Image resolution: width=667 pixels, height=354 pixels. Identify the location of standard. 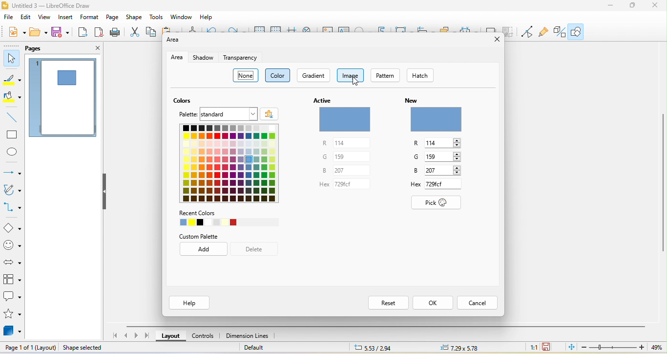
(229, 114).